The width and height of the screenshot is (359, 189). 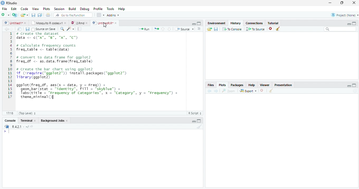 What do you see at coordinates (79, 23) in the screenshot?
I see `2.Rmd` at bounding box center [79, 23].